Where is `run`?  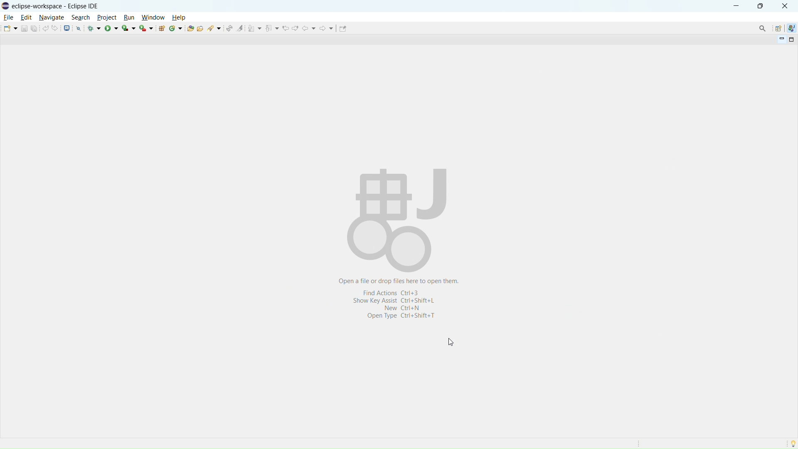 run is located at coordinates (111, 29).